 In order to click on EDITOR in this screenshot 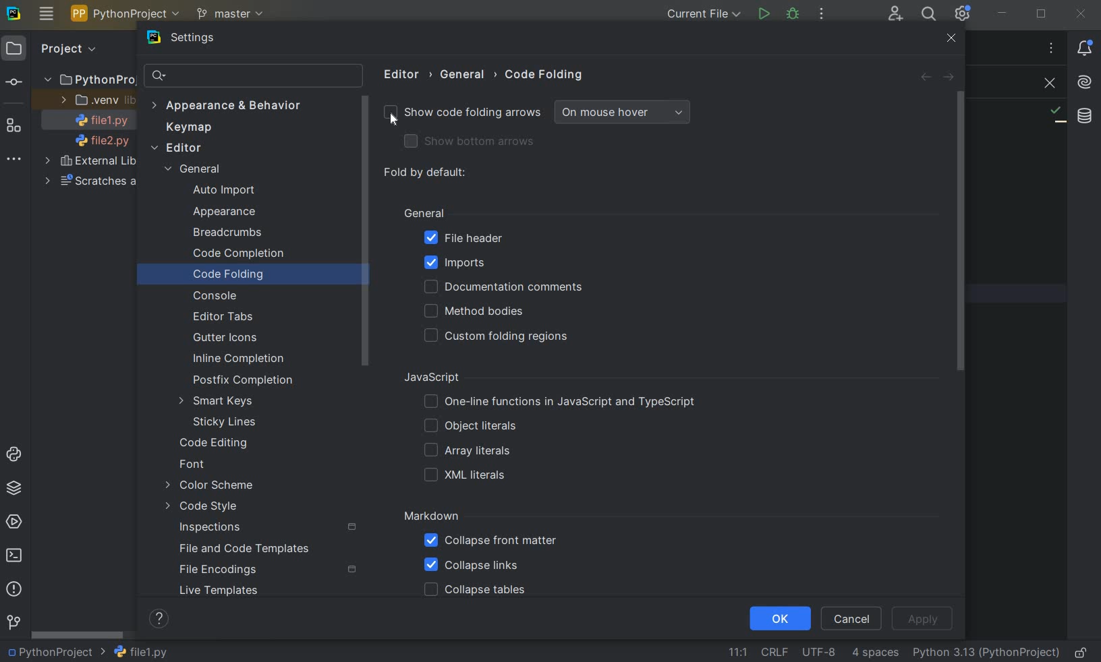, I will do `click(177, 148)`.